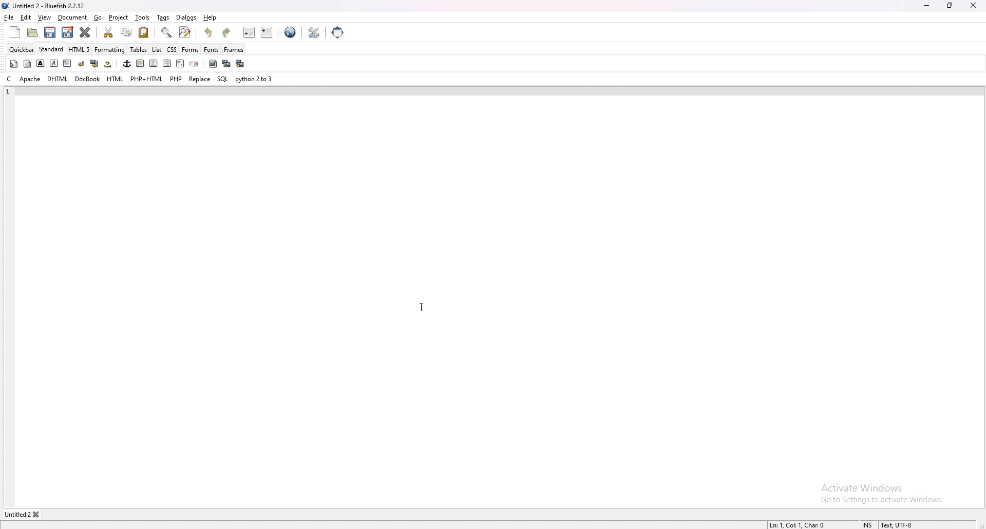 This screenshot has height=529, width=986. I want to click on cursor mode, so click(868, 523).